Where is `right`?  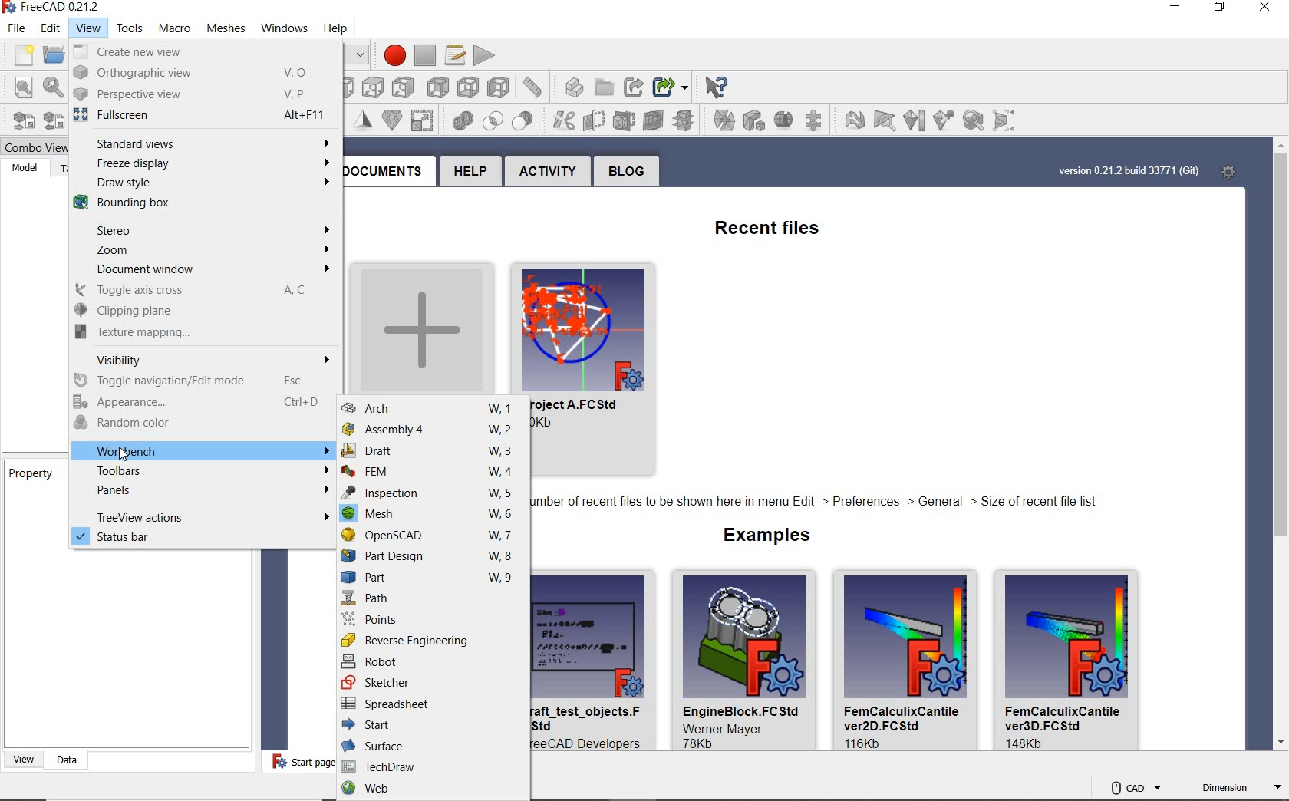 right is located at coordinates (372, 84).